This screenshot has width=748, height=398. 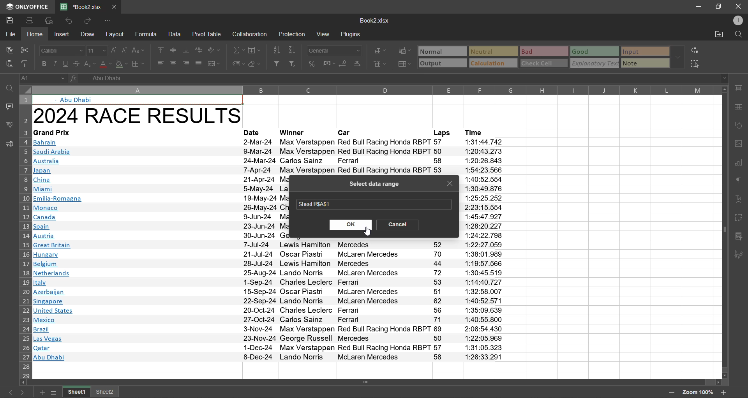 I want to click on draw, so click(x=88, y=35).